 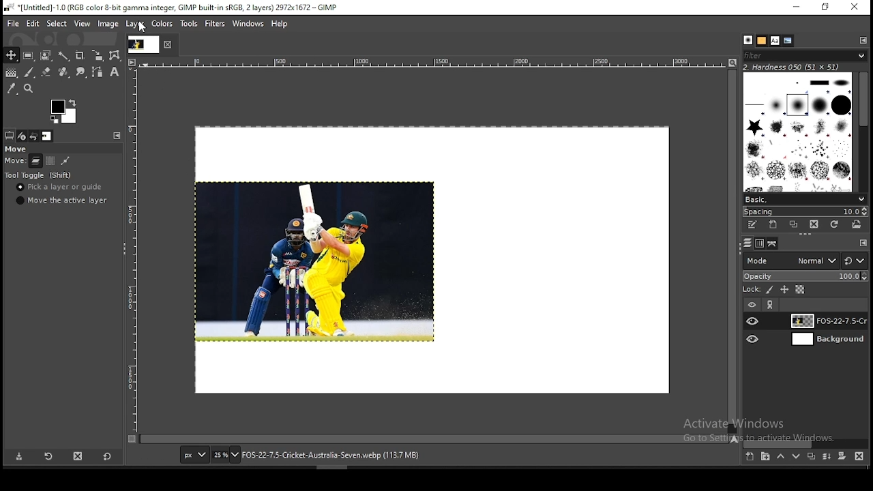 I want to click on merge layer, so click(x=827, y=456).